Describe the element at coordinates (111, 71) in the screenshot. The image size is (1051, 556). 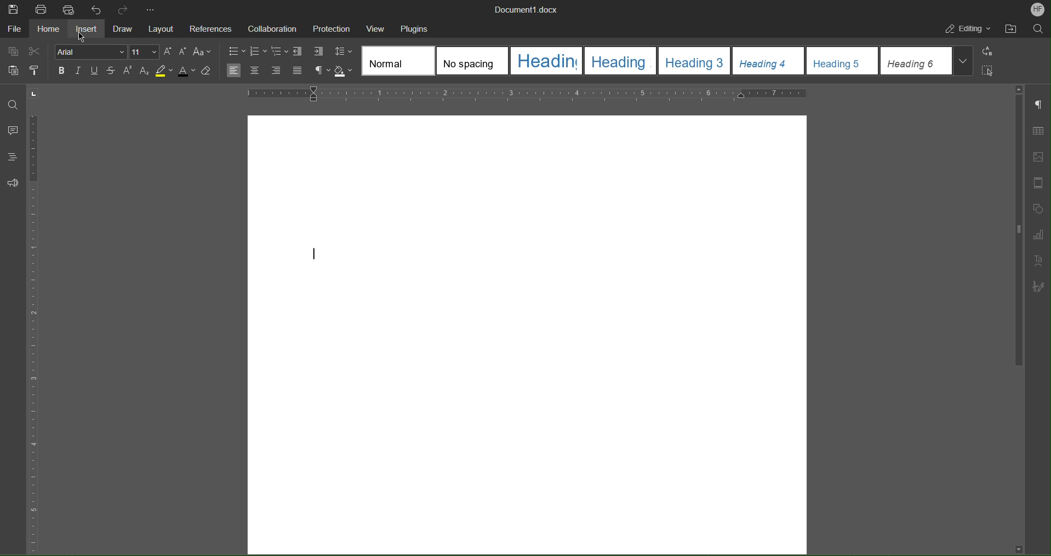
I see `Strikethrough` at that location.